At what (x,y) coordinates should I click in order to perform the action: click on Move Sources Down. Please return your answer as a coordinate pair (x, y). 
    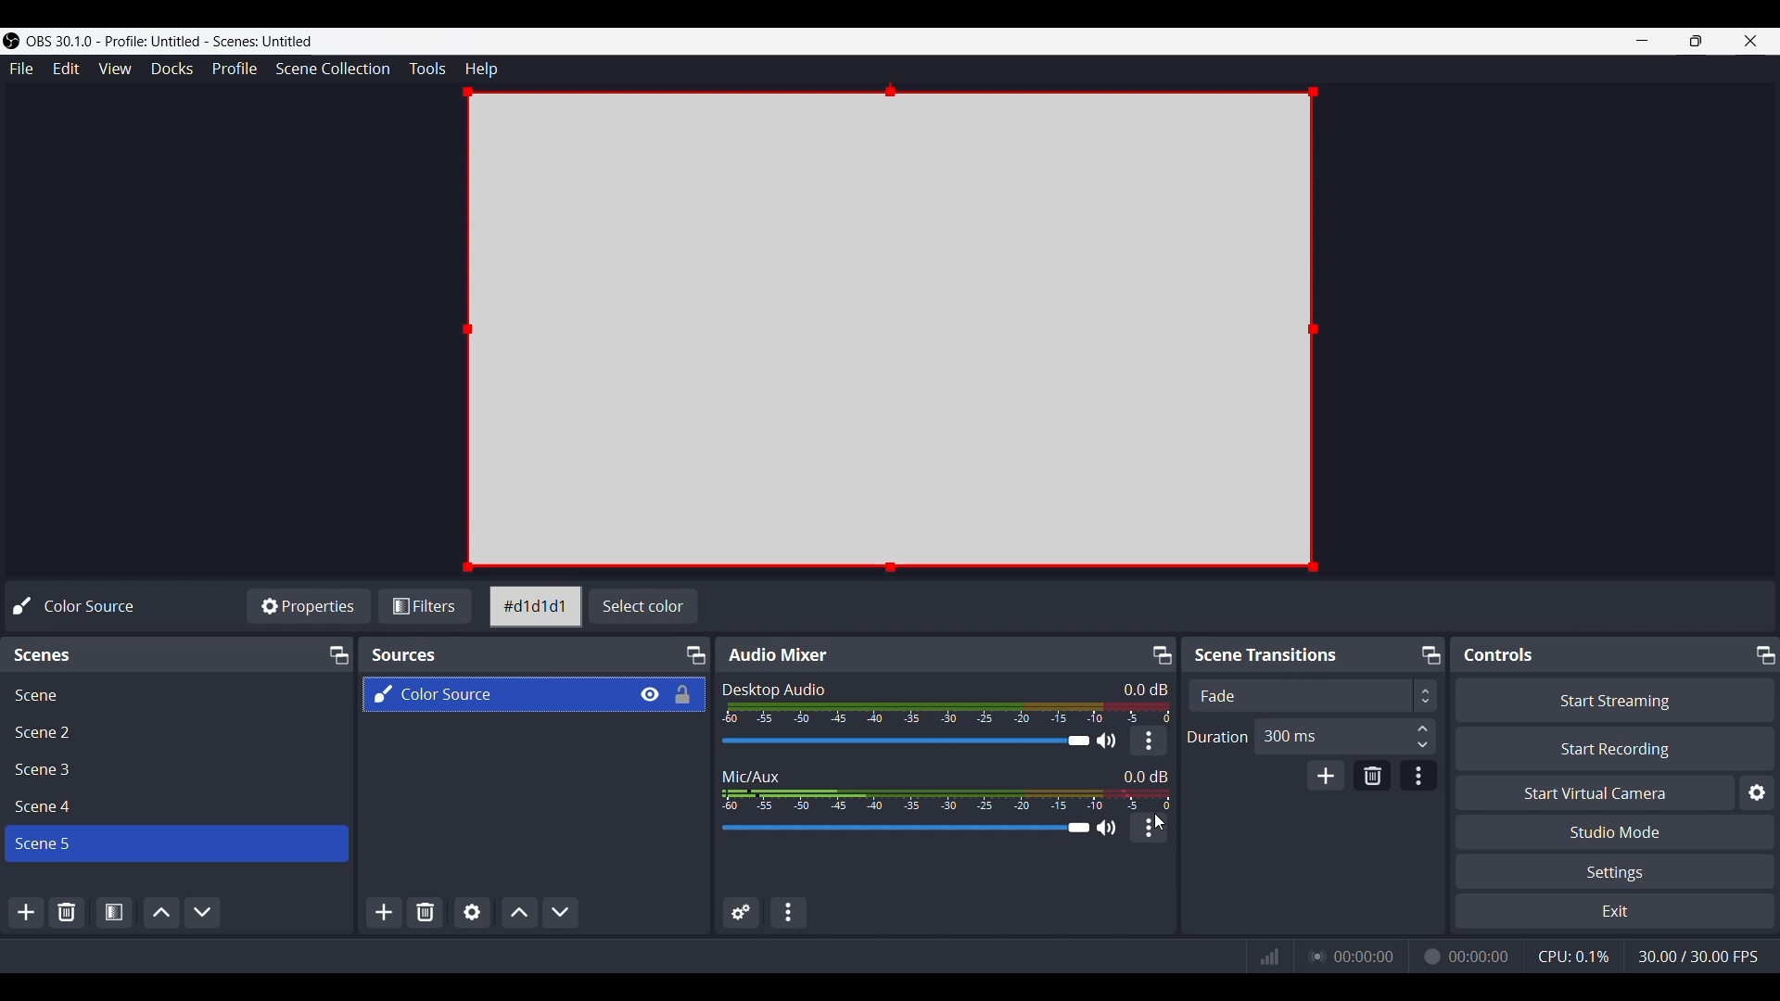
    Looking at the image, I should click on (561, 911).